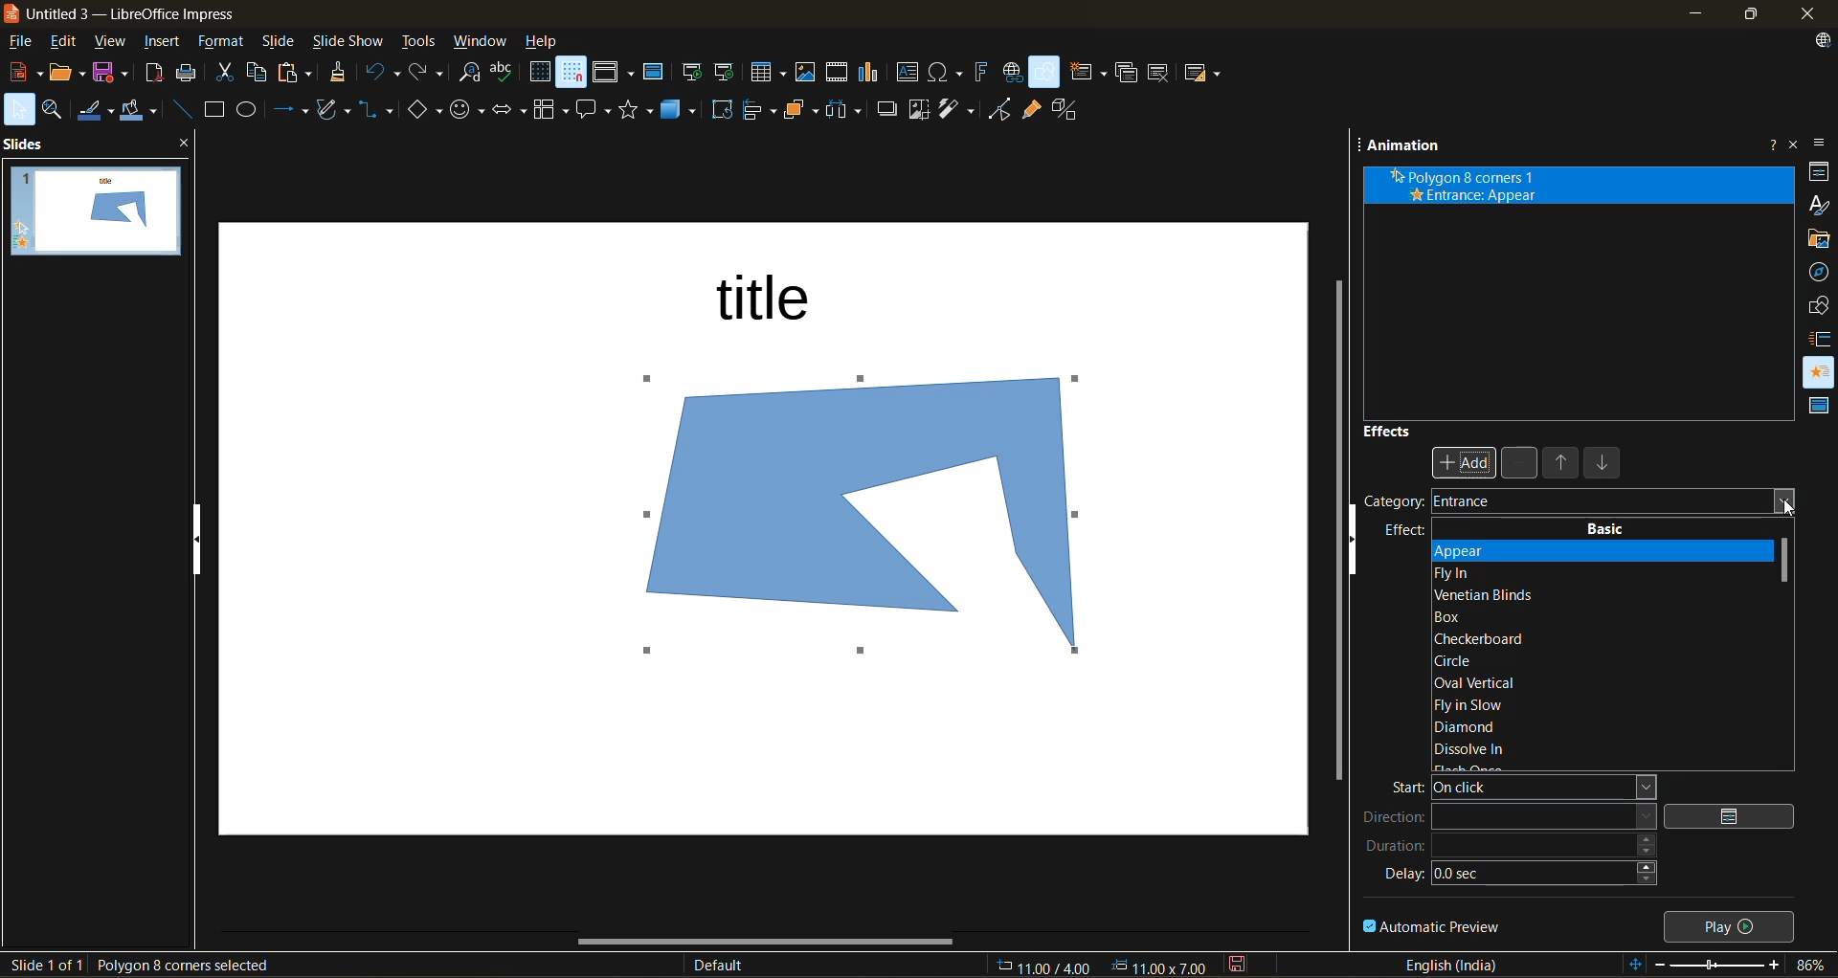 Image resolution: width=1838 pixels, height=978 pixels. I want to click on align objects, so click(757, 110).